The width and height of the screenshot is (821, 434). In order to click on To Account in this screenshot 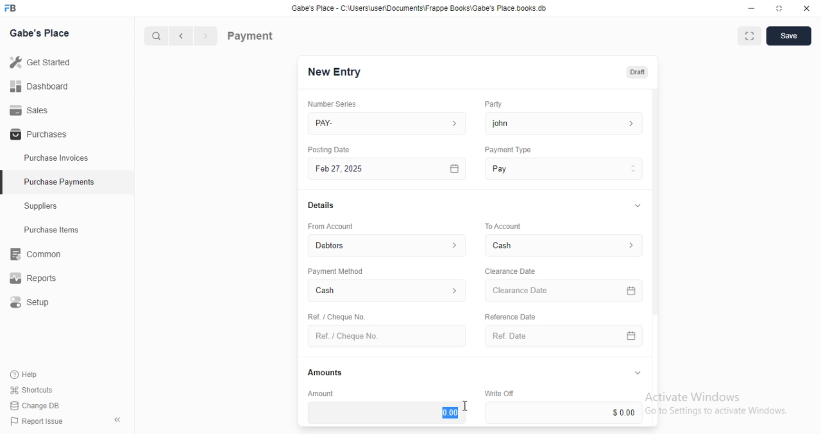, I will do `click(566, 245)`.